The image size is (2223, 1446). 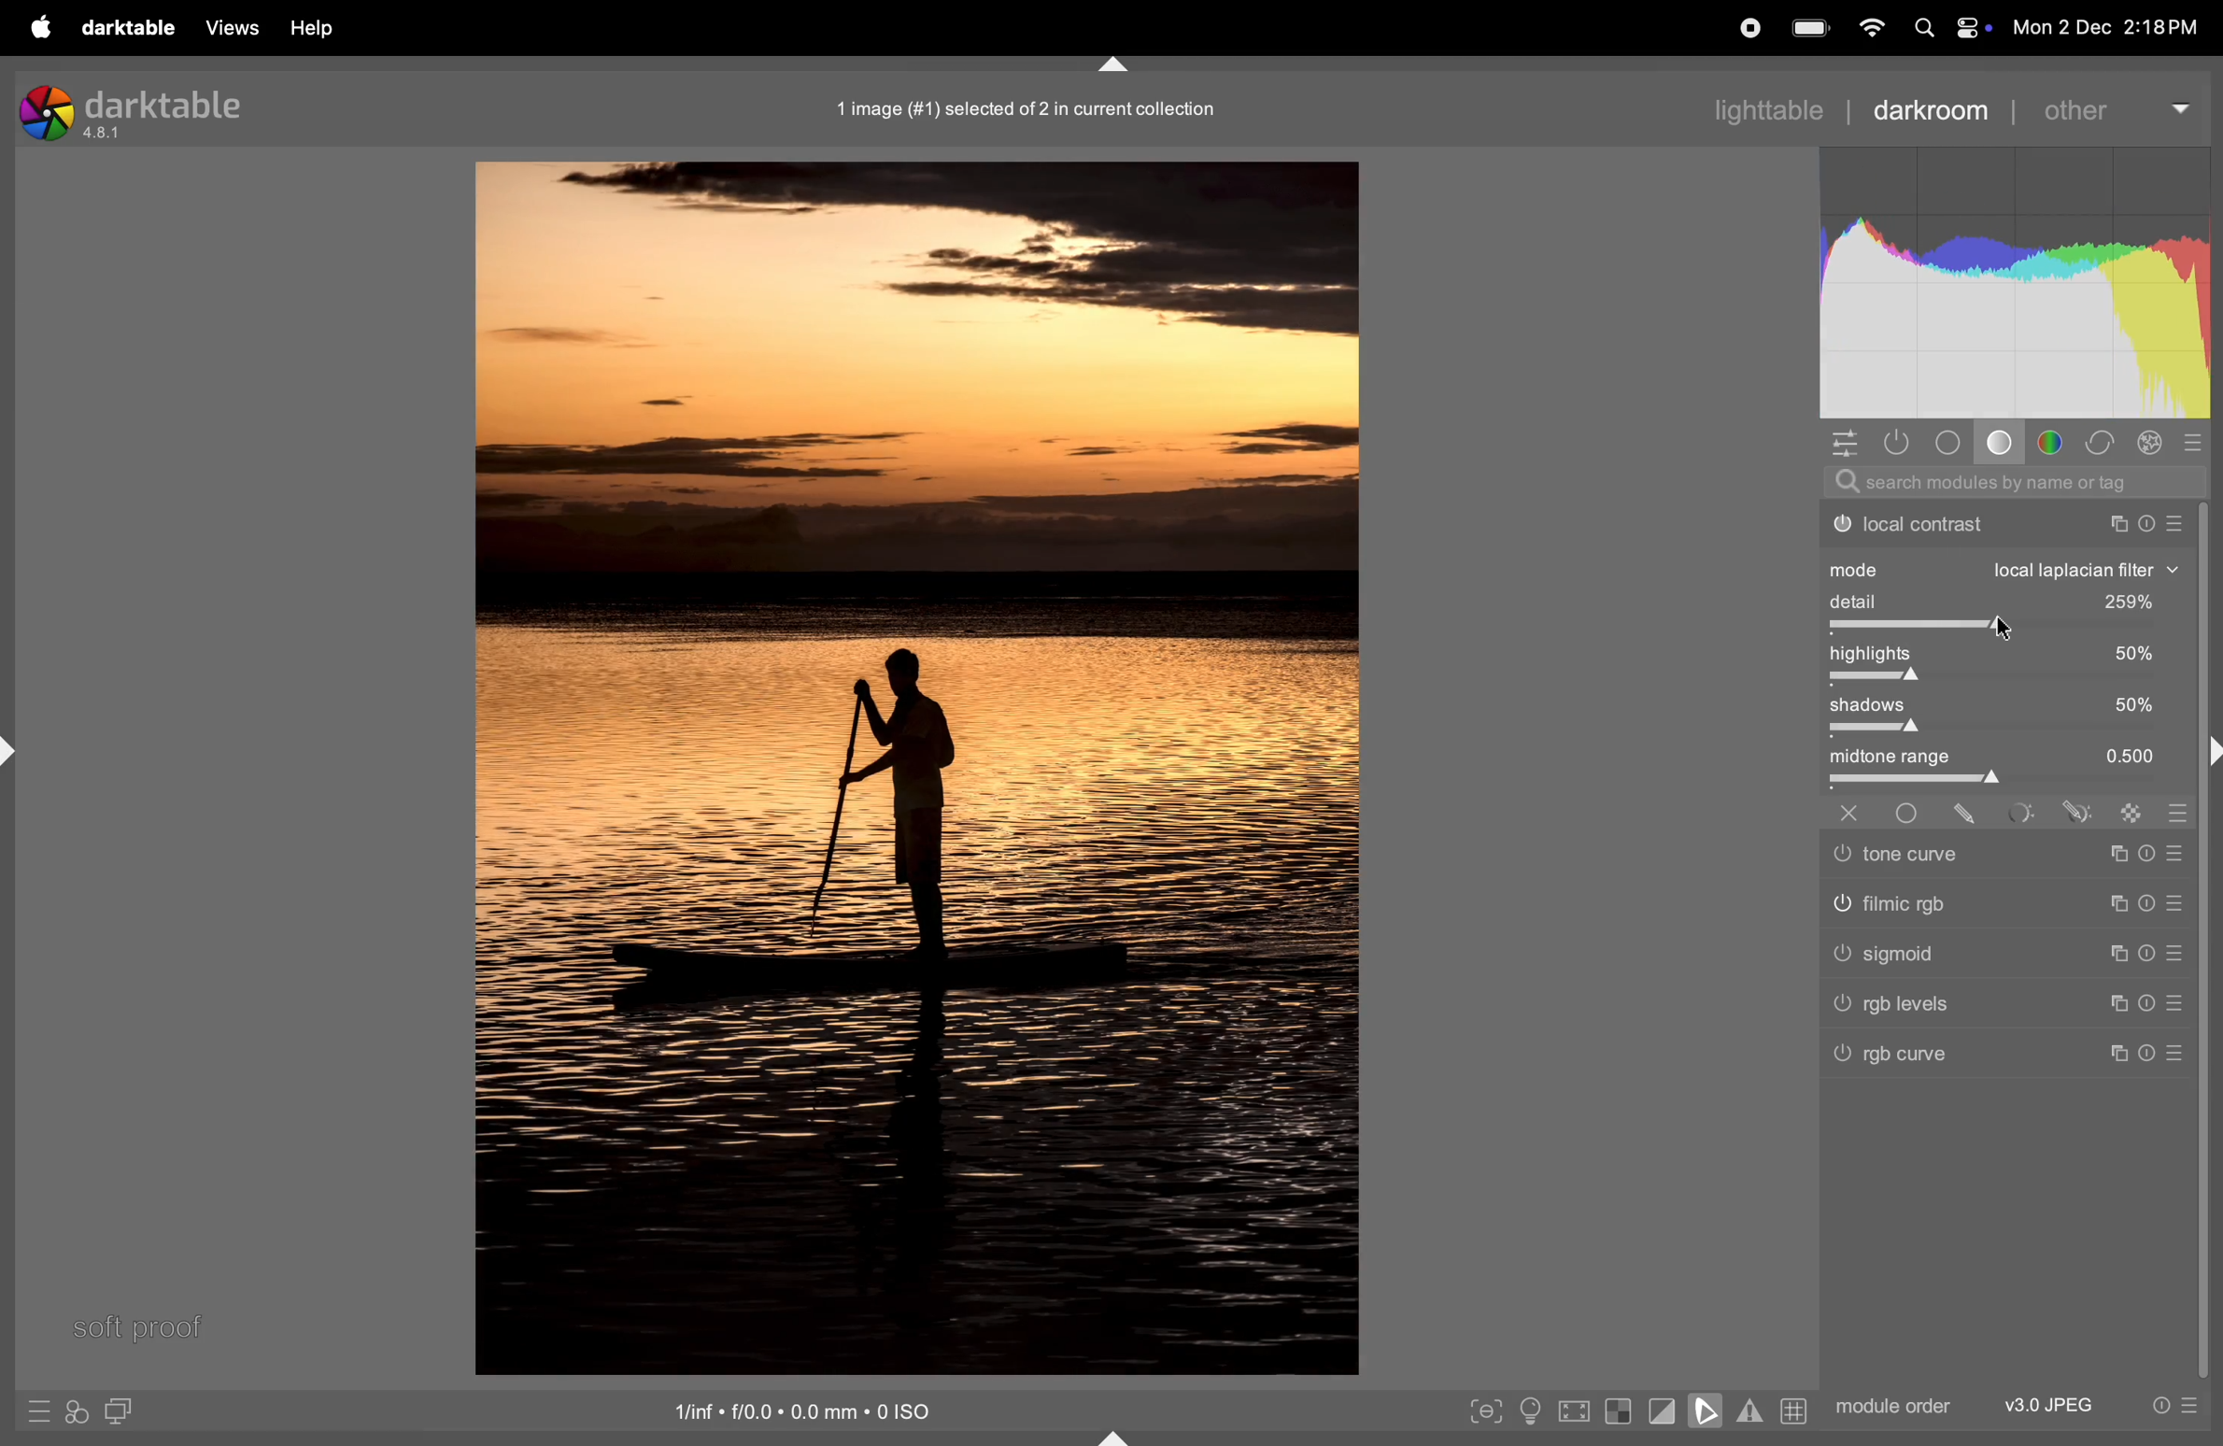 I want to click on shadows, so click(x=2002, y=705).